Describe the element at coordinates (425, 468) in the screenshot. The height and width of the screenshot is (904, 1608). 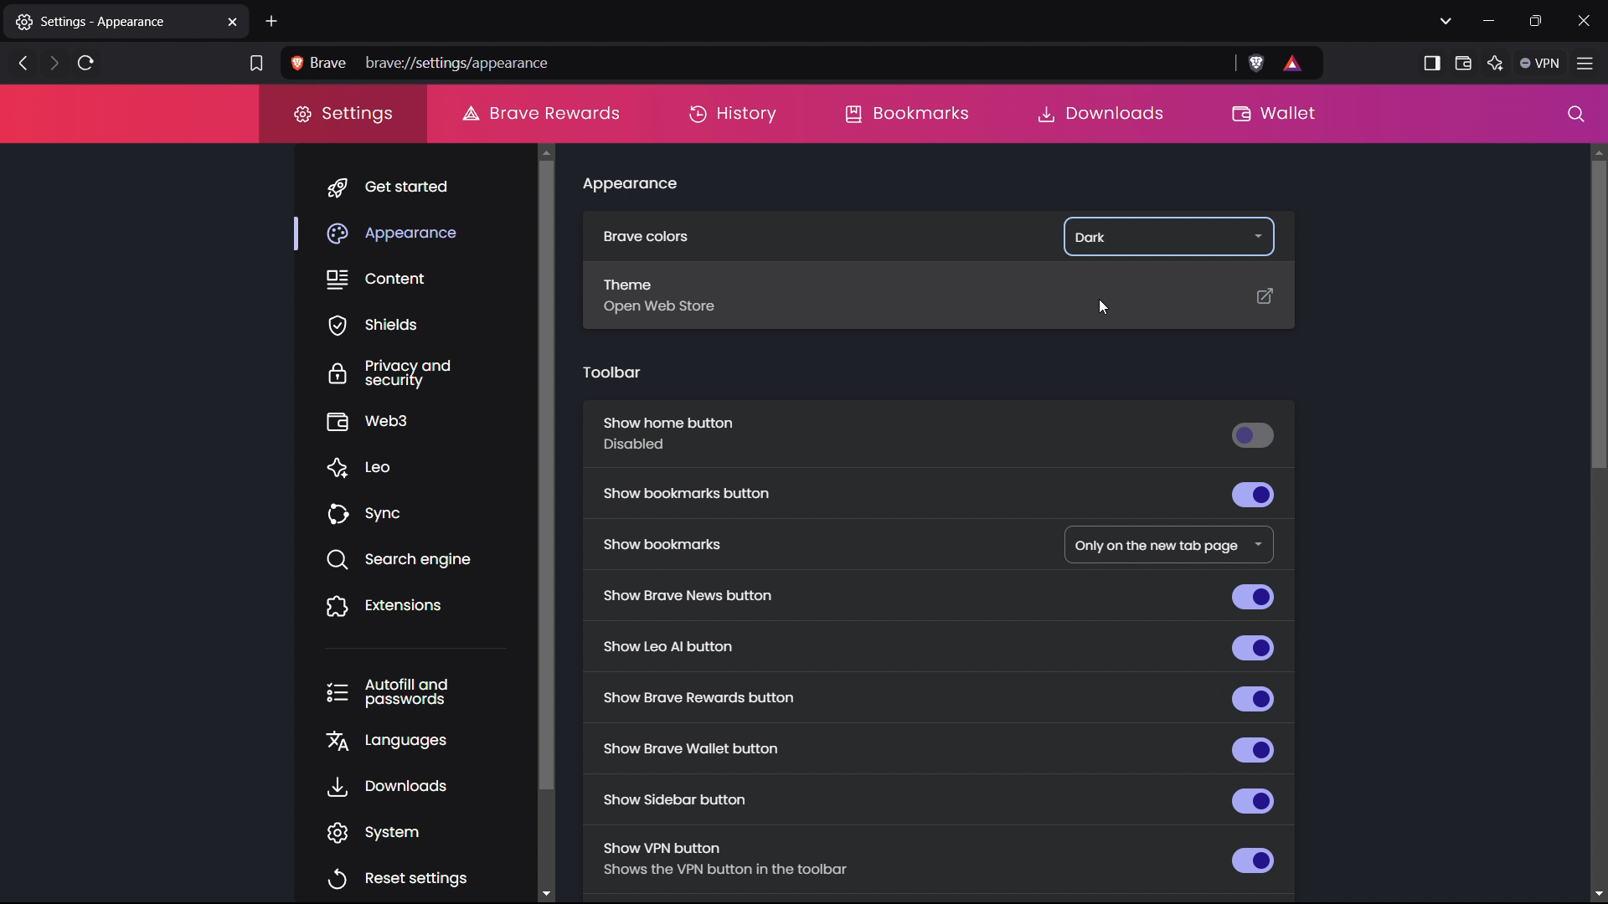
I see `leo` at that location.